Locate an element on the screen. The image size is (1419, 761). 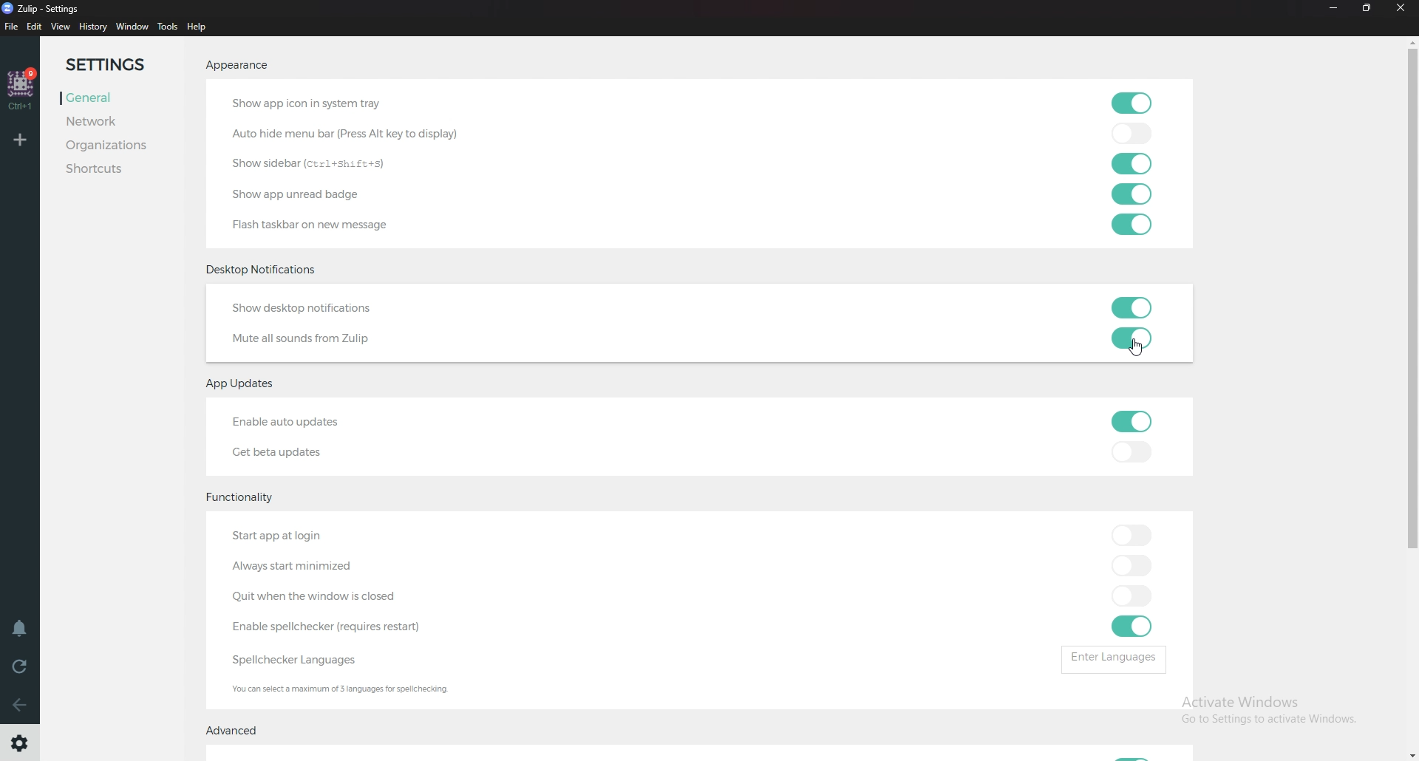
help is located at coordinates (200, 28).